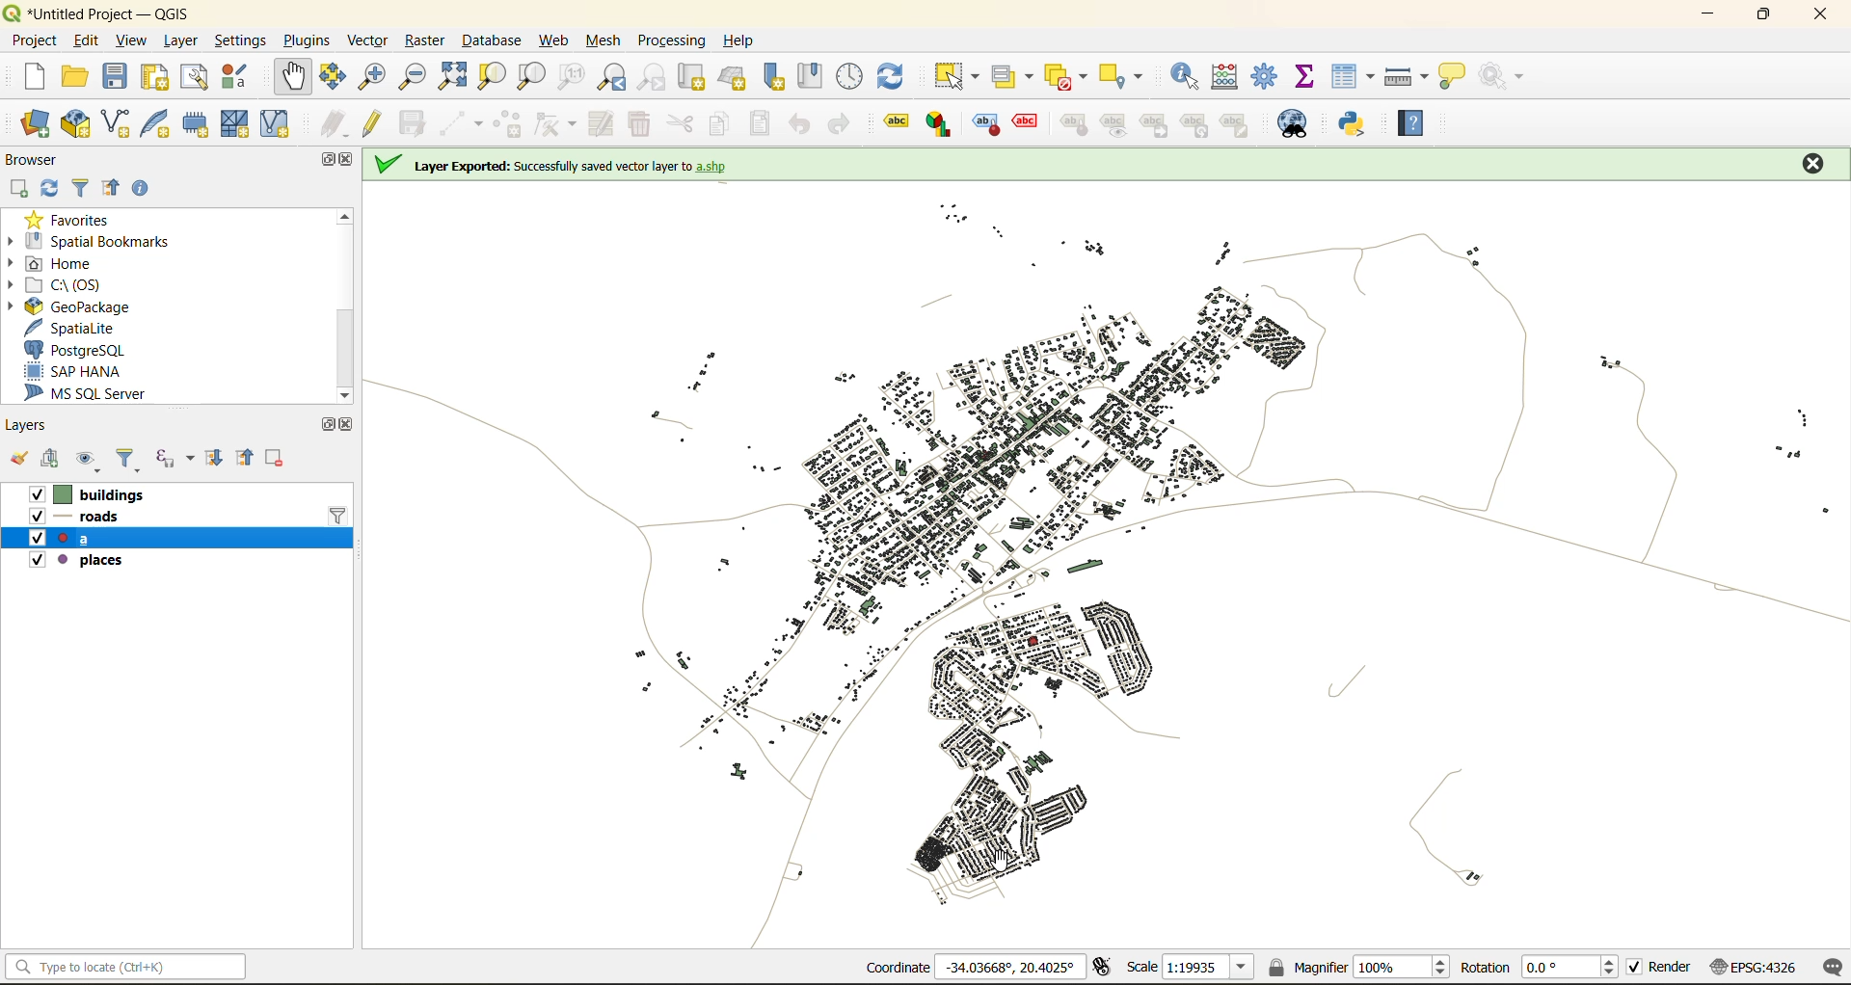 Image resolution: width=1851 pixels, height=985 pixels. What do you see at coordinates (1357, 77) in the screenshot?
I see `attributes table` at bounding box center [1357, 77].